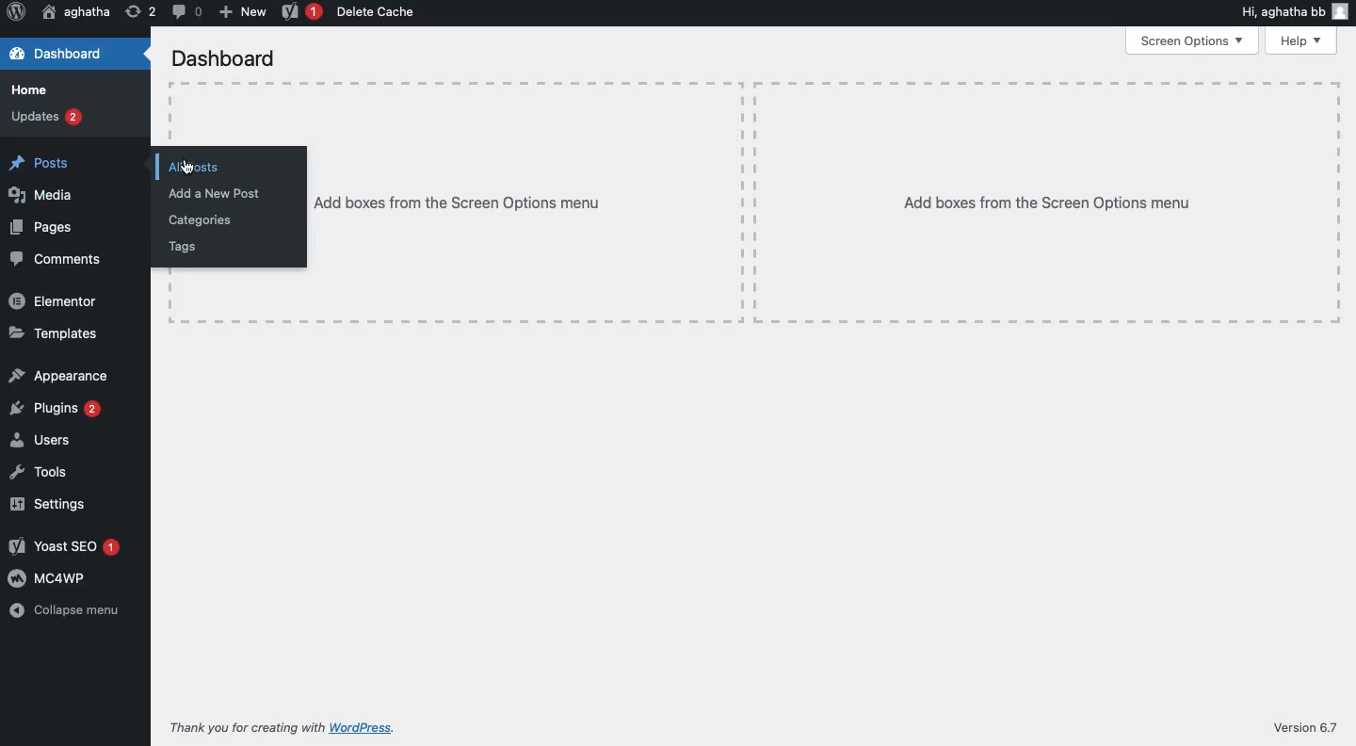 The image size is (1356, 746). I want to click on Tools, so click(40, 470).